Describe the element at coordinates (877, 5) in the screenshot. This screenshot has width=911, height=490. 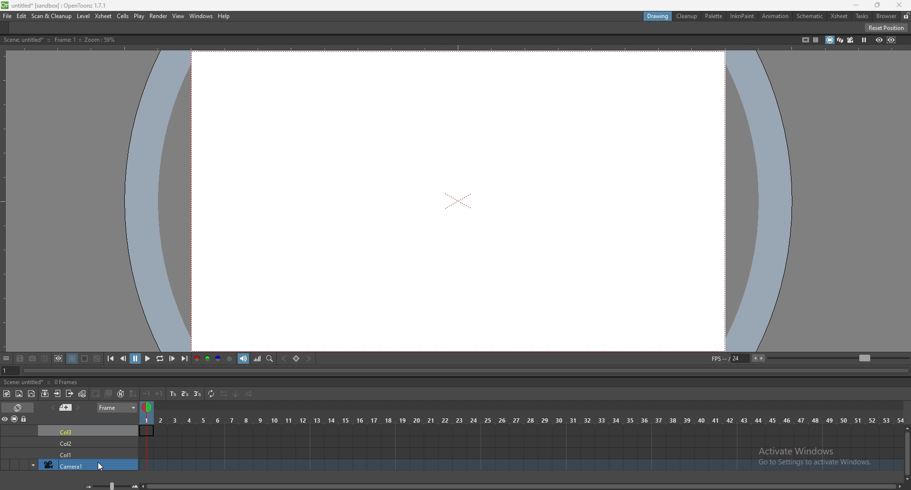
I see `resize` at that location.